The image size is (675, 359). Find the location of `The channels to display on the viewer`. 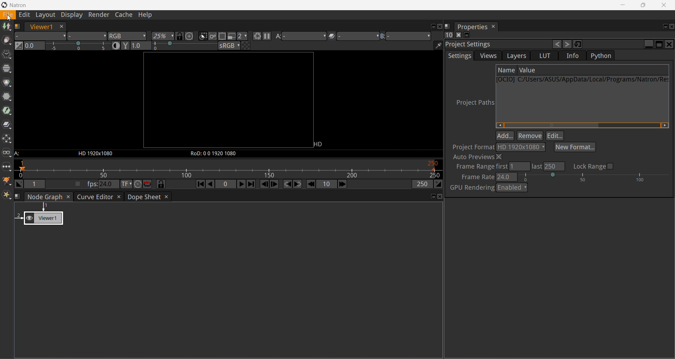

The channels to display on the viewer is located at coordinates (128, 36).